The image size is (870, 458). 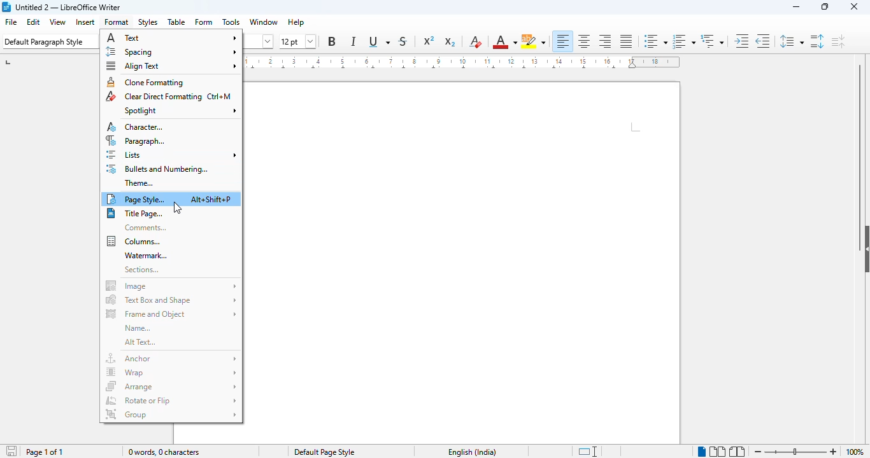 What do you see at coordinates (818, 41) in the screenshot?
I see `increase paragraph spacing` at bounding box center [818, 41].